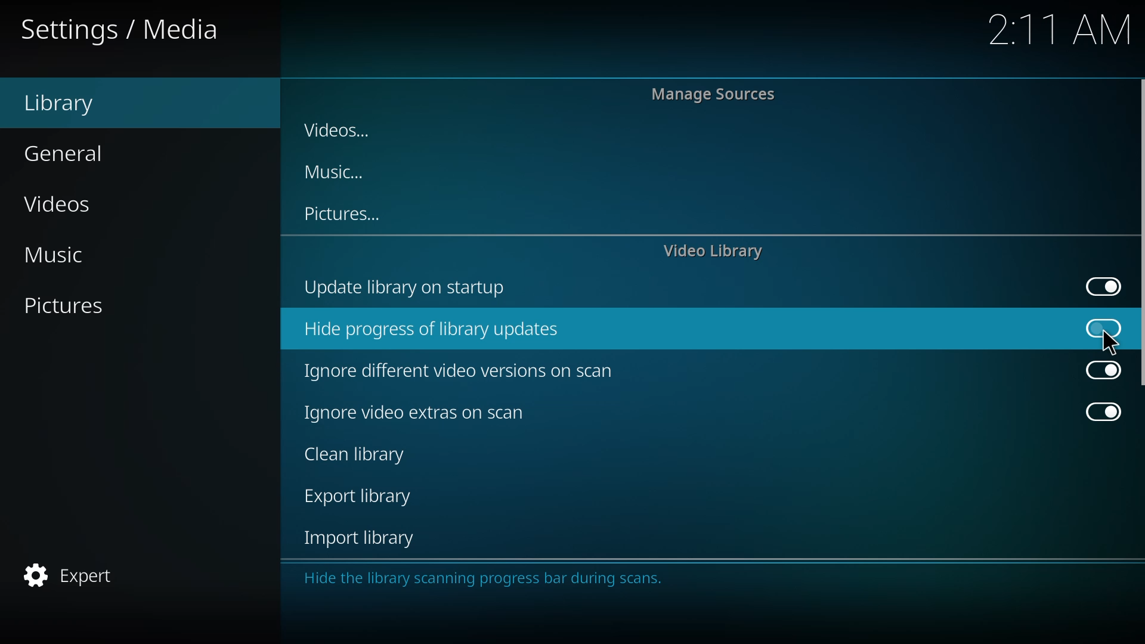 This screenshot has width=1145, height=644. I want to click on library, so click(80, 104).